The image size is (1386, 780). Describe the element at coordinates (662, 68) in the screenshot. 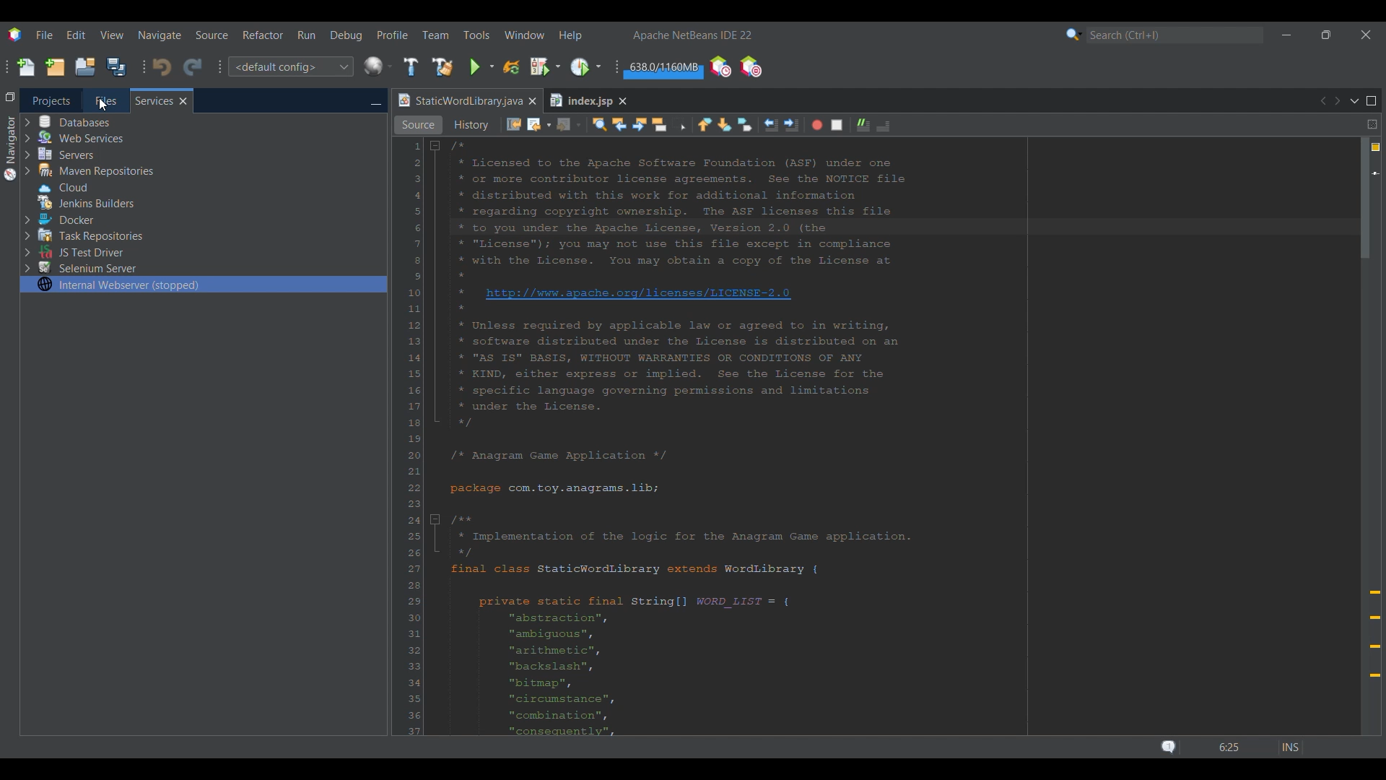

I see `Click to force garbage collection` at that location.